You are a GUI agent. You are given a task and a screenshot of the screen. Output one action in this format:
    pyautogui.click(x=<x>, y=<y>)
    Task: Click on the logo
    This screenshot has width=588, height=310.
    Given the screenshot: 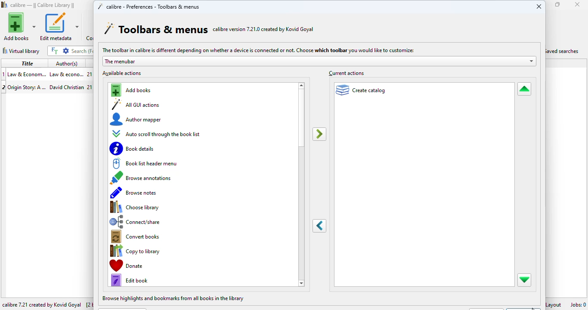 What is the action you would take?
    pyautogui.click(x=5, y=4)
    